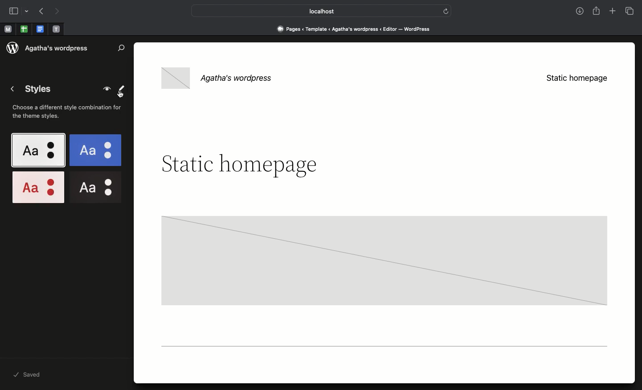 The image size is (642, 390). What do you see at coordinates (57, 12) in the screenshot?
I see `Next page` at bounding box center [57, 12].